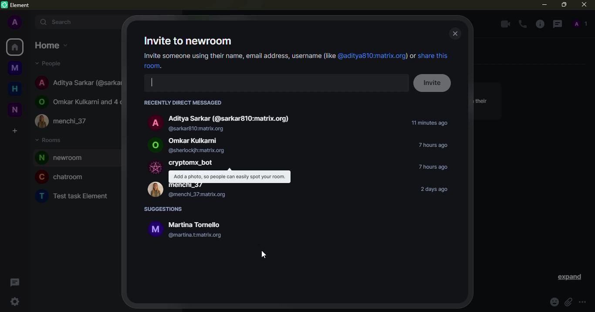 Image resolution: width=595 pixels, height=312 pixels. What do you see at coordinates (267, 83) in the screenshot?
I see `search` at bounding box center [267, 83].